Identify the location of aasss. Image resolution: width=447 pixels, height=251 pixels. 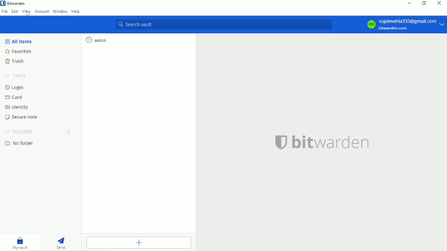
(96, 40).